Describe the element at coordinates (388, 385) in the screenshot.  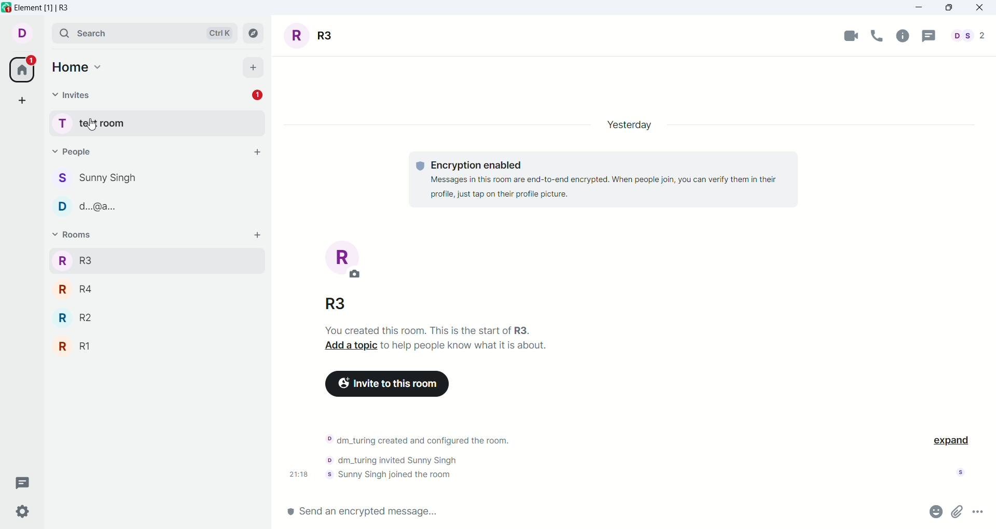
I see `invite to this room` at that location.